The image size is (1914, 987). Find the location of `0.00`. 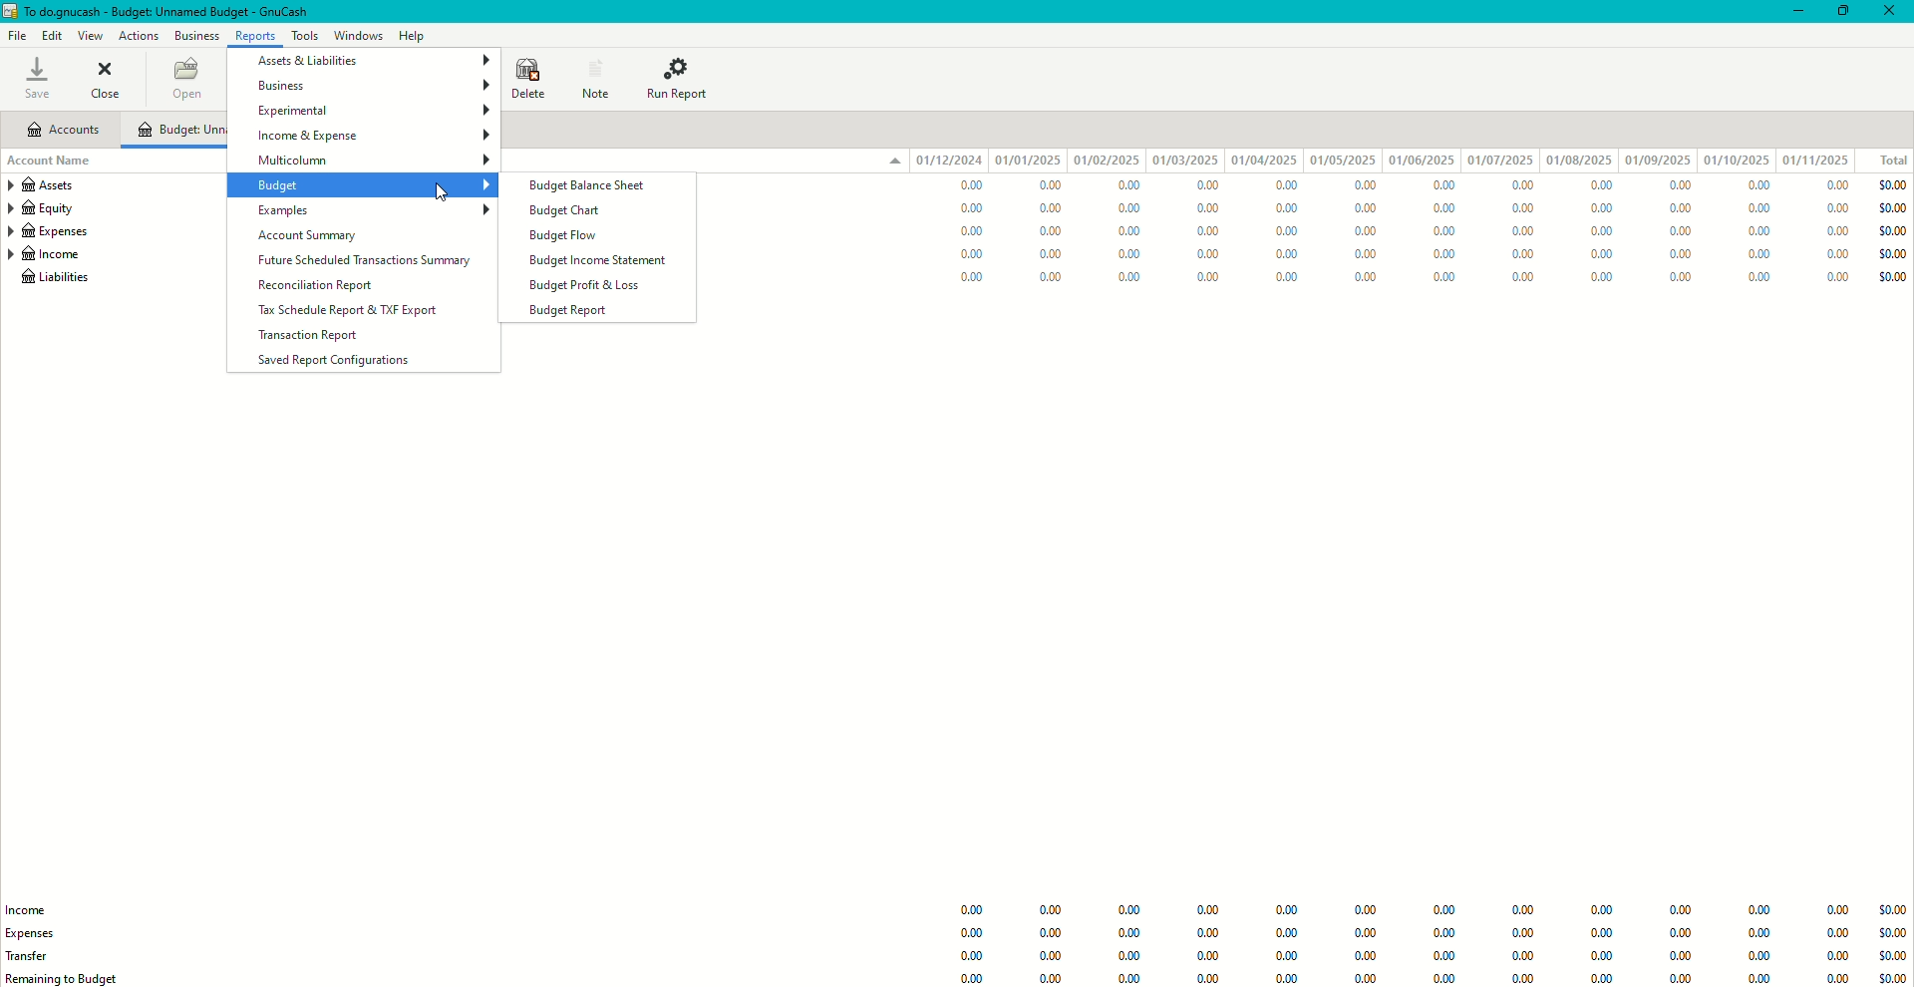

0.00 is located at coordinates (1128, 932).